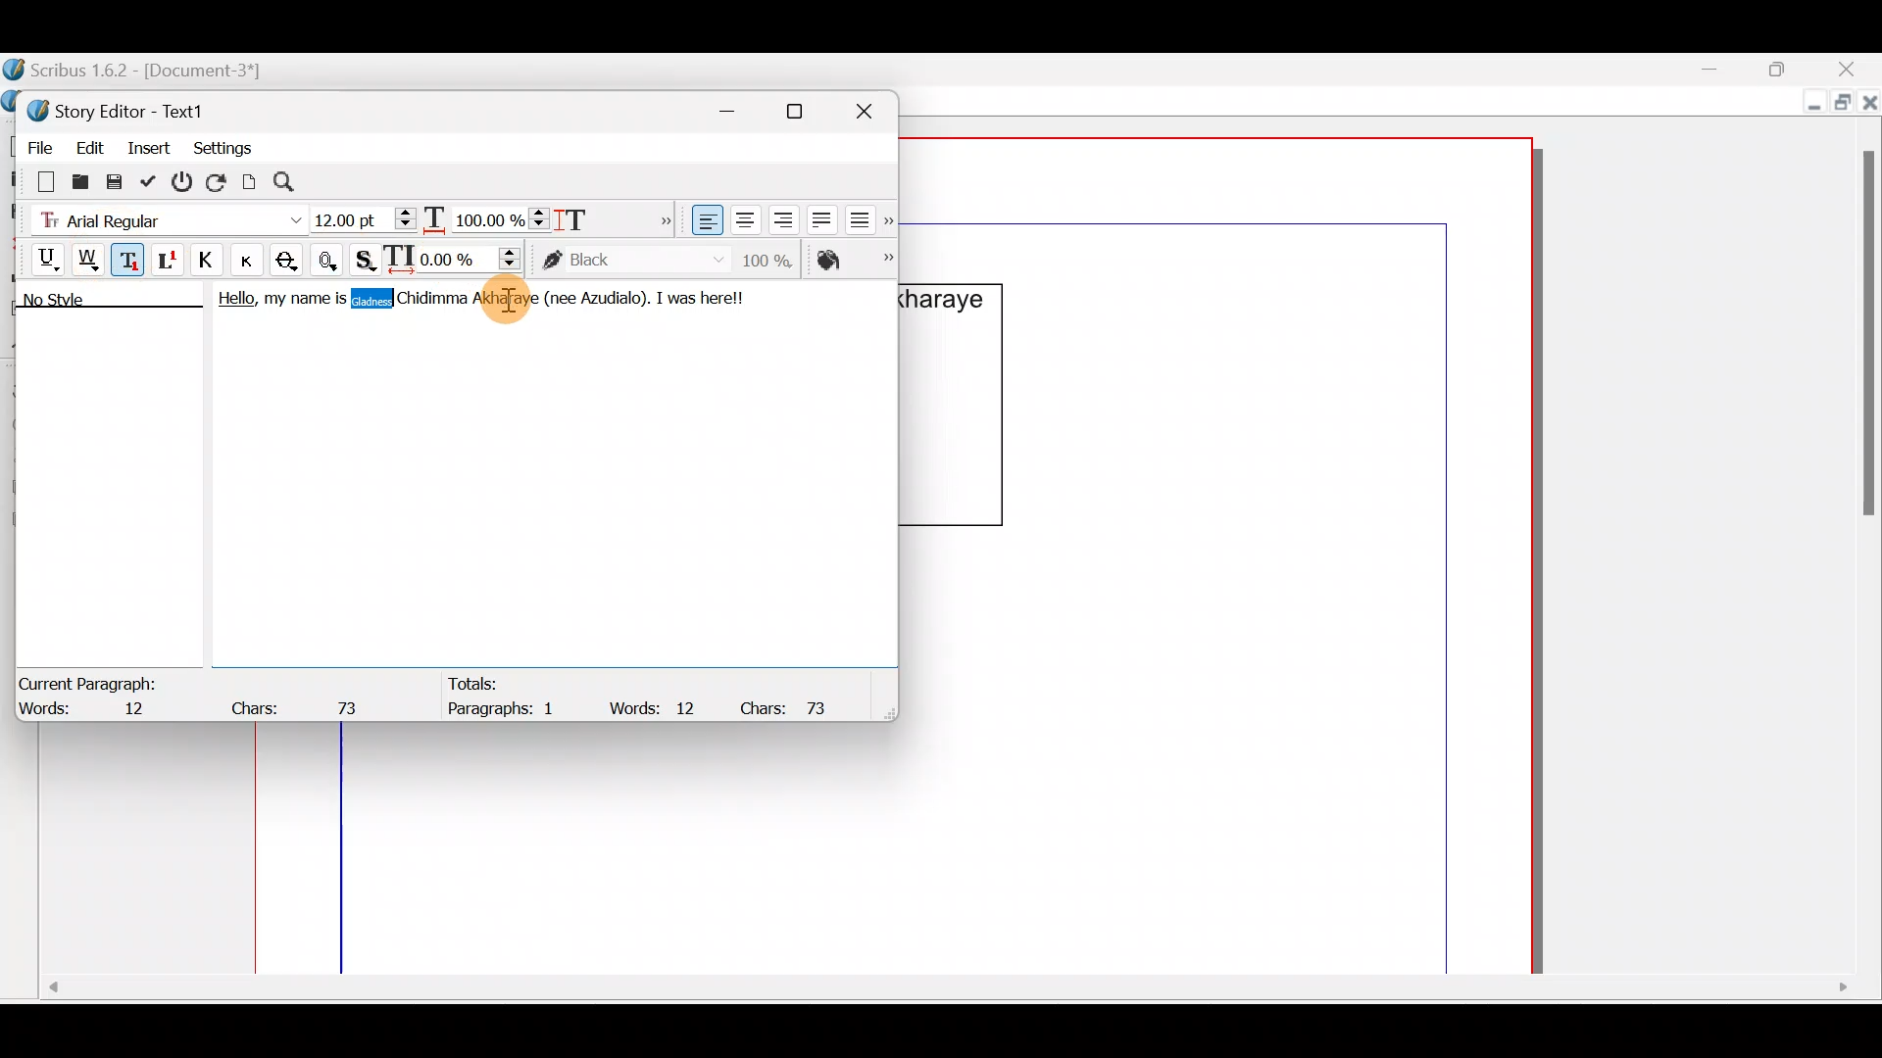 The height and width of the screenshot is (1058, 1882). What do you see at coordinates (34, 144) in the screenshot?
I see `File` at bounding box center [34, 144].